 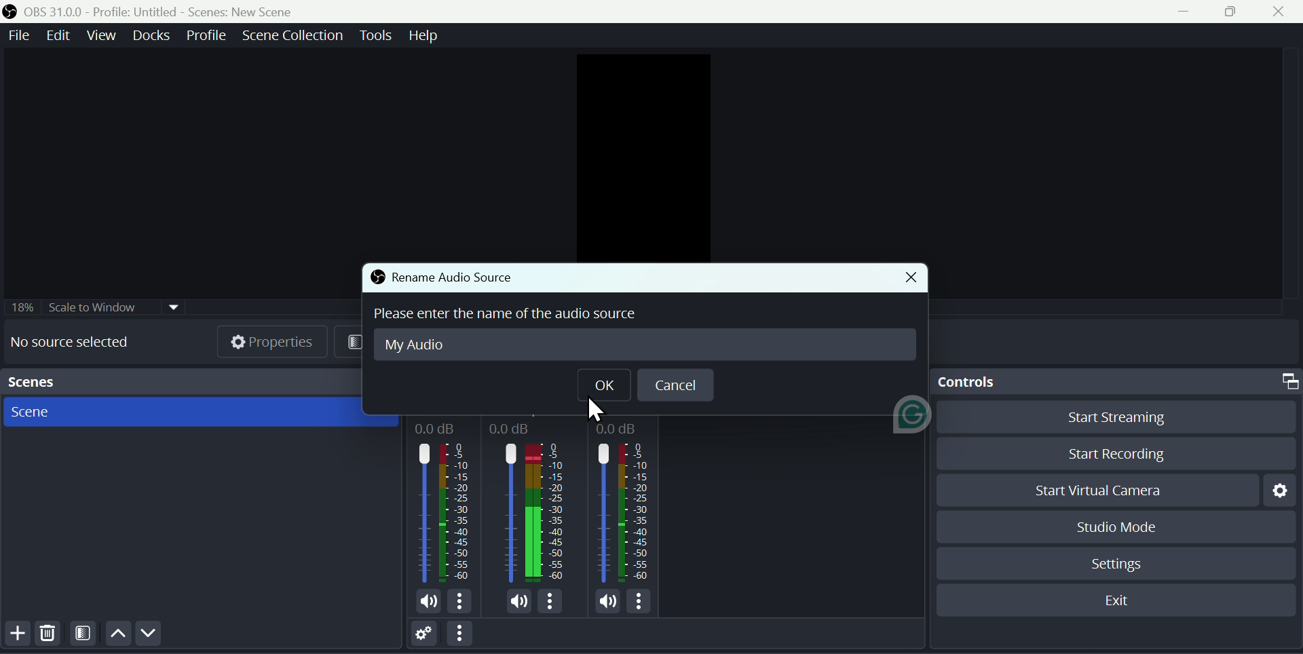 I want to click on help, so click(x=423, y=37).